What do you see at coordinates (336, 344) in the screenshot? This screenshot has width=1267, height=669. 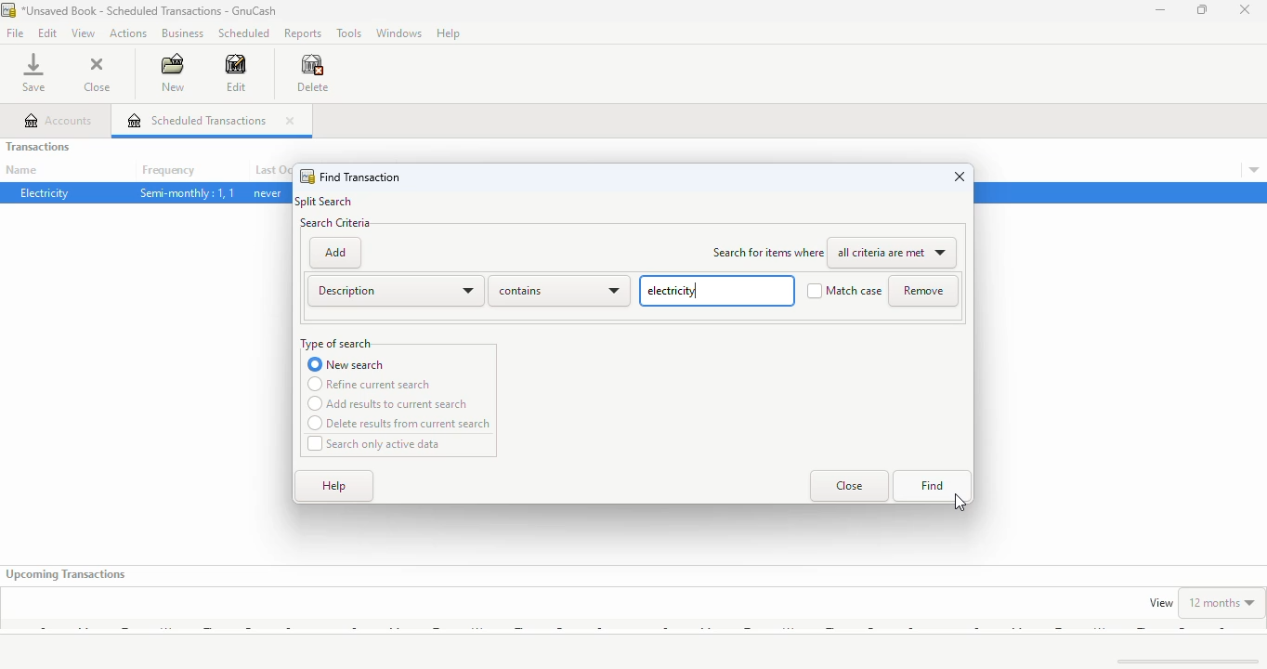 I see `type of search` at bounding box center [336, 344].